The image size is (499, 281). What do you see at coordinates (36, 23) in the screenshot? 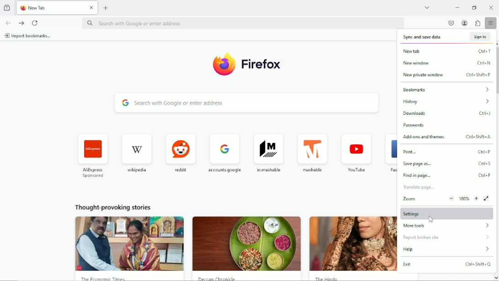
I see `reload current tab` at bounding box center [36, 23].